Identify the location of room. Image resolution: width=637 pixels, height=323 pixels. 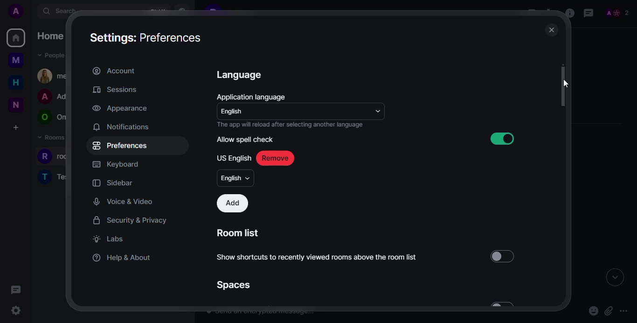
(59, 157).